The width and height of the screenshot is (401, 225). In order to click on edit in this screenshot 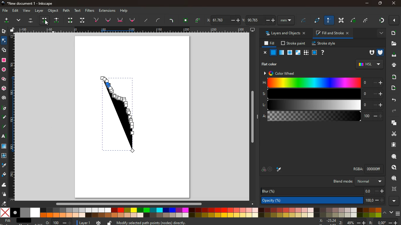, I will do `click(15, 11)`.